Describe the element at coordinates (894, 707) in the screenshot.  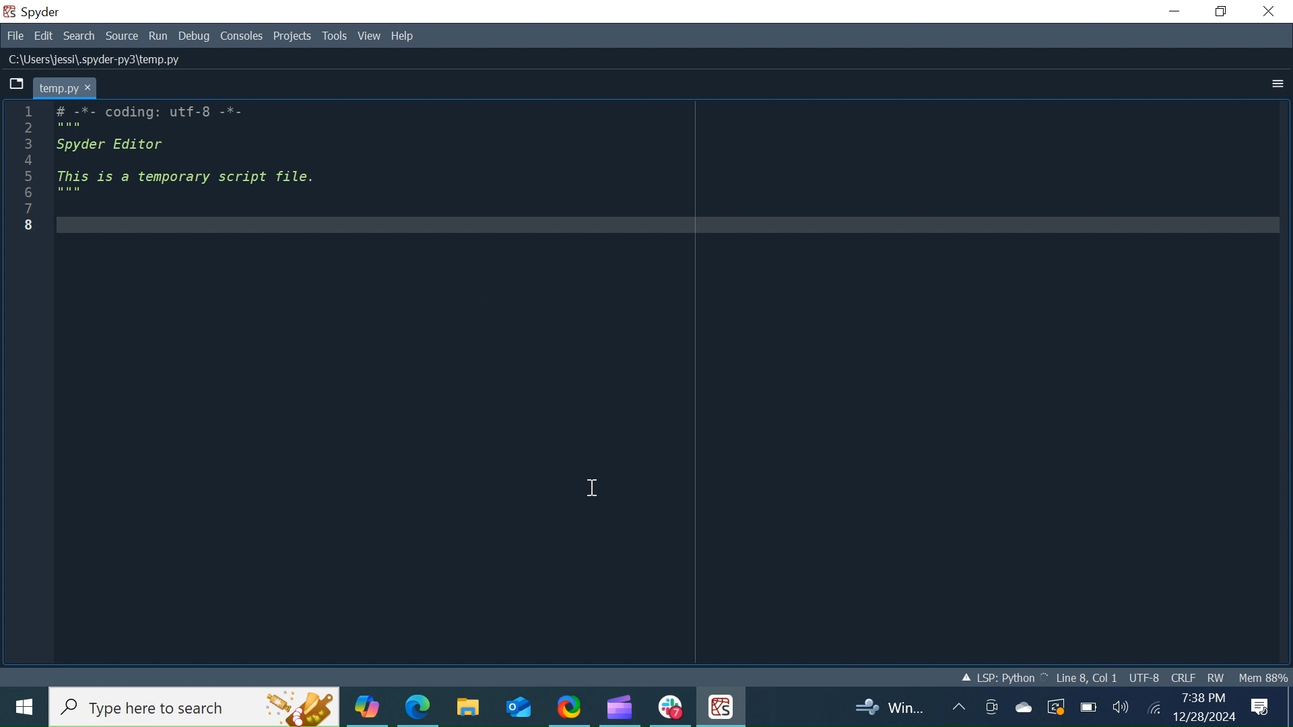
I see `Updates` at that location.